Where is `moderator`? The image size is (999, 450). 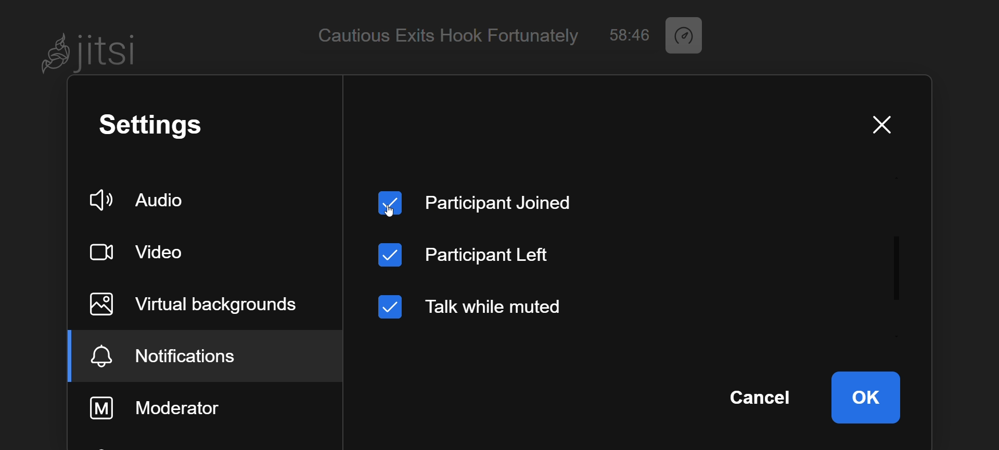 moderator is located at coordinates (172, 408).